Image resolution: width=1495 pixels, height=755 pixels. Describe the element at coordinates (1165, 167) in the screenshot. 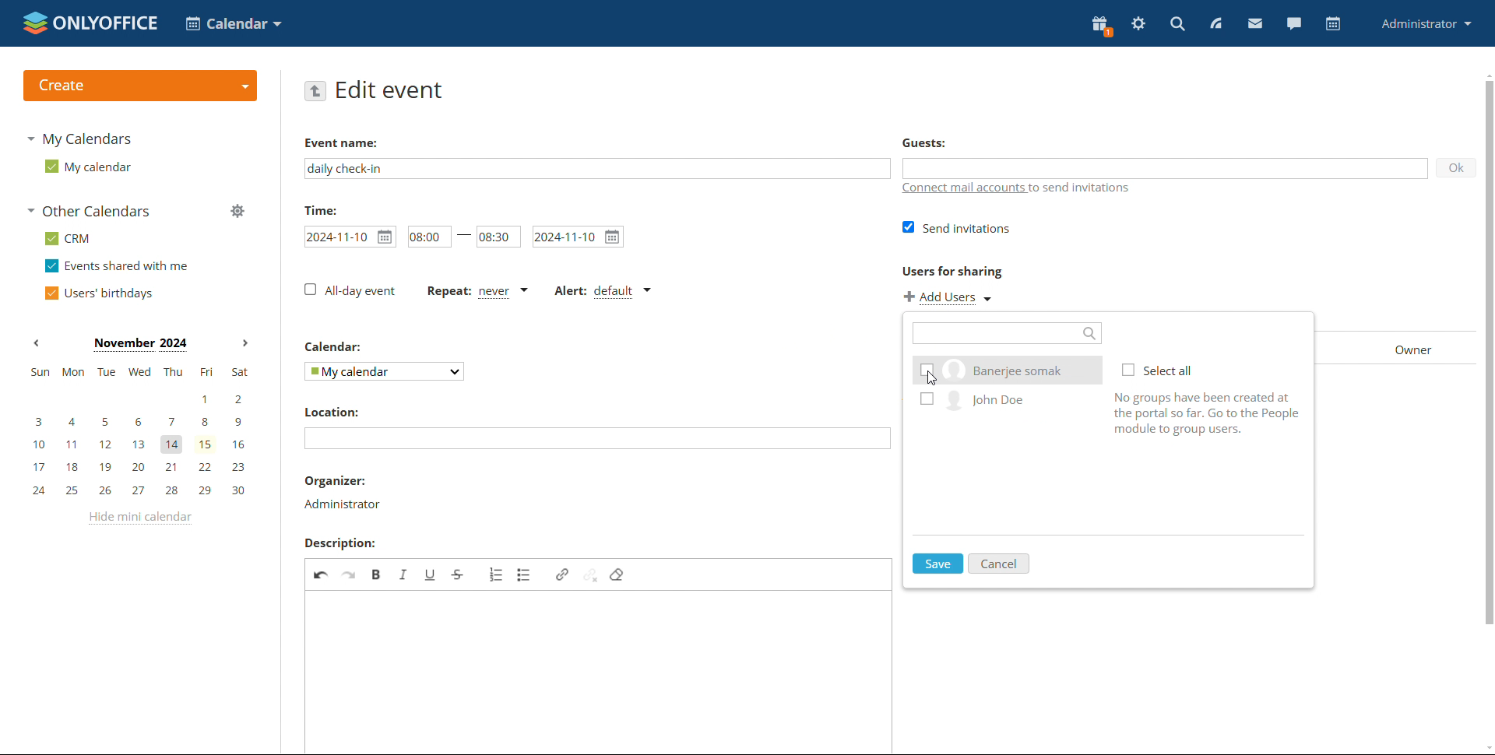

I see `add guests` at that location.